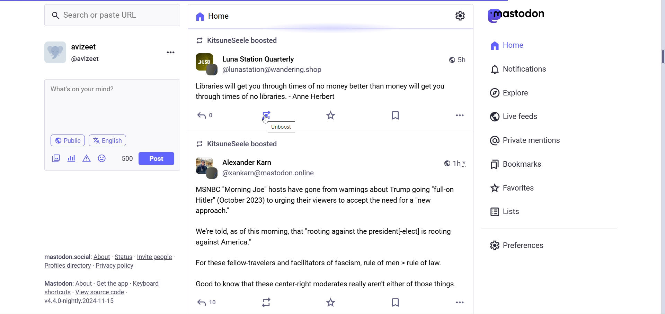  What do you see at coordinates (527, 140) in the screenshot?
I see `Private Mentions` at bounding box center [527, 140].